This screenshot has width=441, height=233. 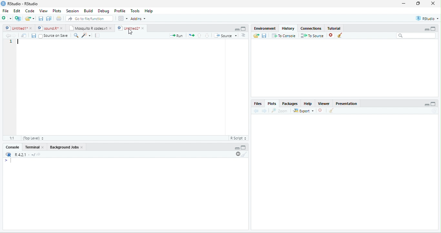 What do you see at coordinates (433, 104) in the screenshot?
I see `Maximize` at bounding box center [433, 104].